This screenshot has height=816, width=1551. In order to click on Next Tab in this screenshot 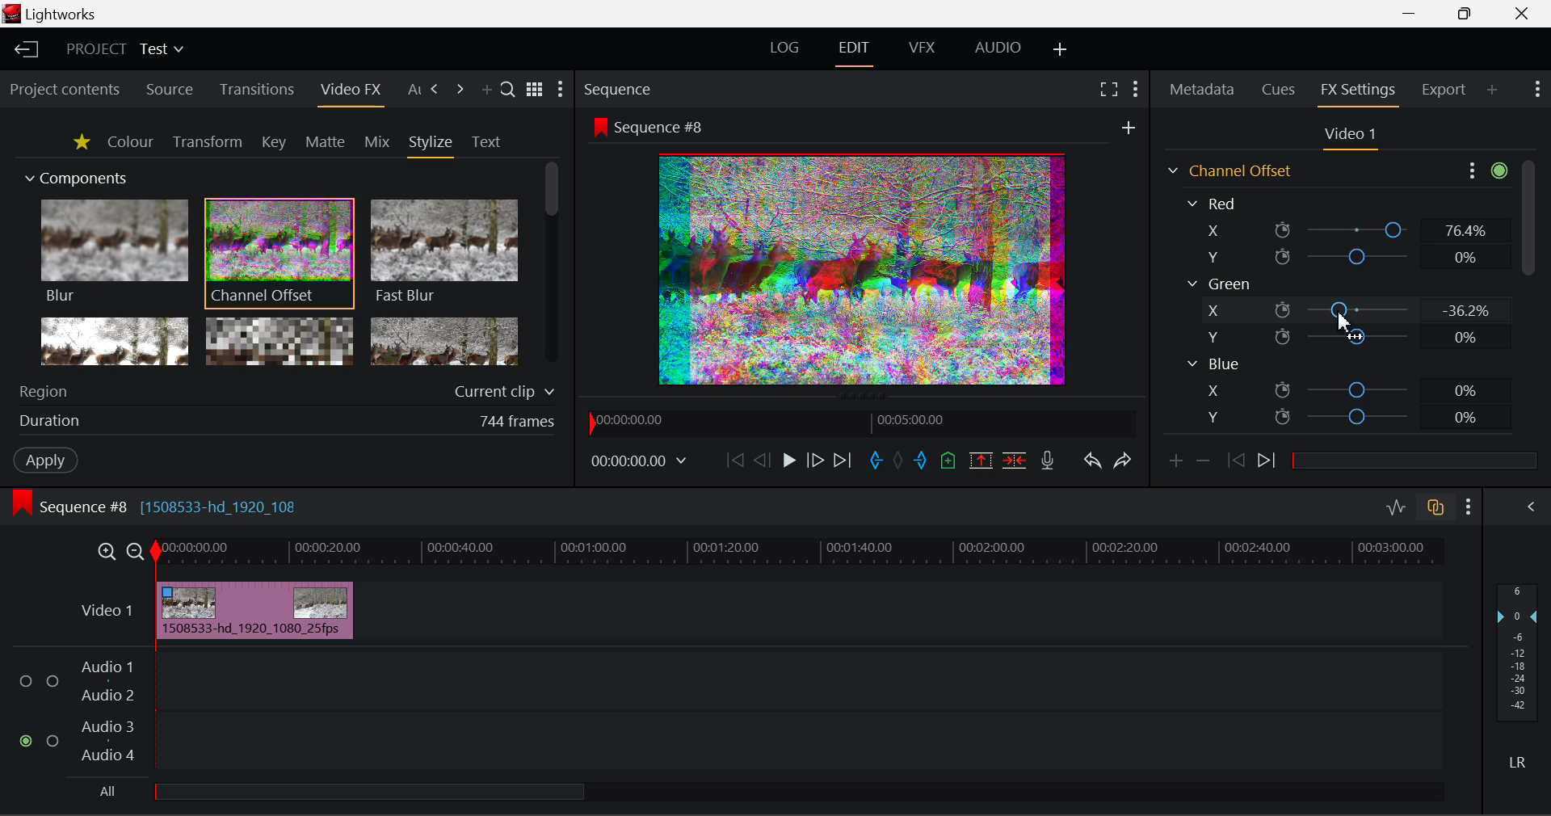, I will do `click(460, 90)`.